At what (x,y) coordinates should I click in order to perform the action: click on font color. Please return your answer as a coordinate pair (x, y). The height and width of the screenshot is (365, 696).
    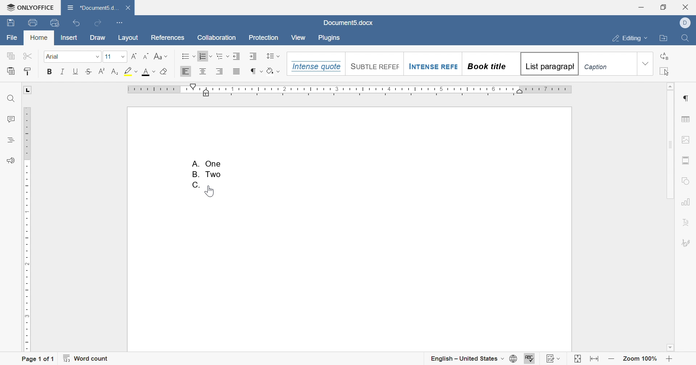
    Looking at the image, I should click on (149, 72).